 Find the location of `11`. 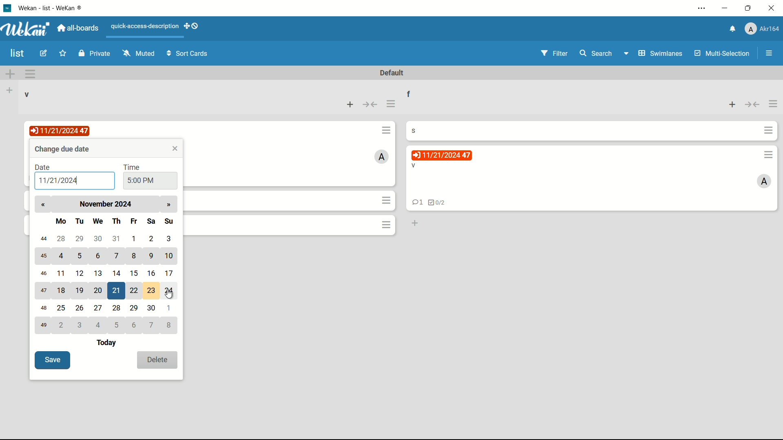

11 is located at coordinates (63, 274).